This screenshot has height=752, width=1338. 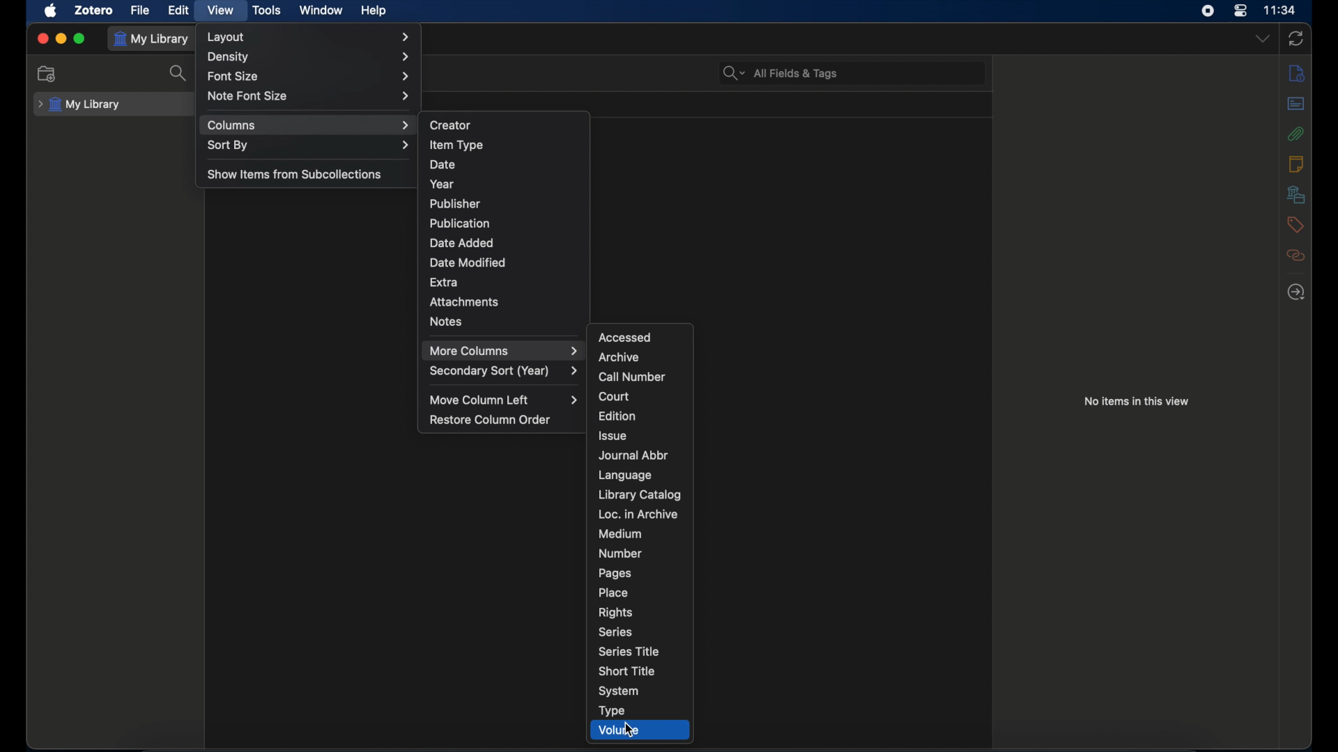 I want to click on note font size, so click(x=309, y=95).